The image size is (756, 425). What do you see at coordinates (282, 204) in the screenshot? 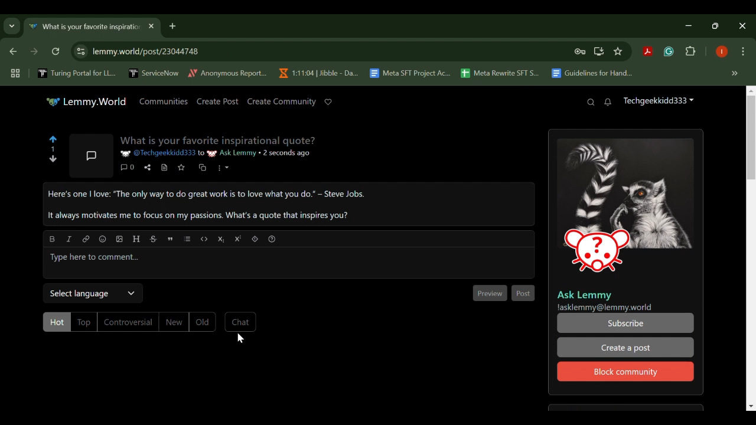
I see `Here's one | love: “The only way to do great work is to love what you do.” ~ Steve Jobs. It always motivates me to focus on my passions. What's a quote that inspires you?` at bounding box center [282, 204].